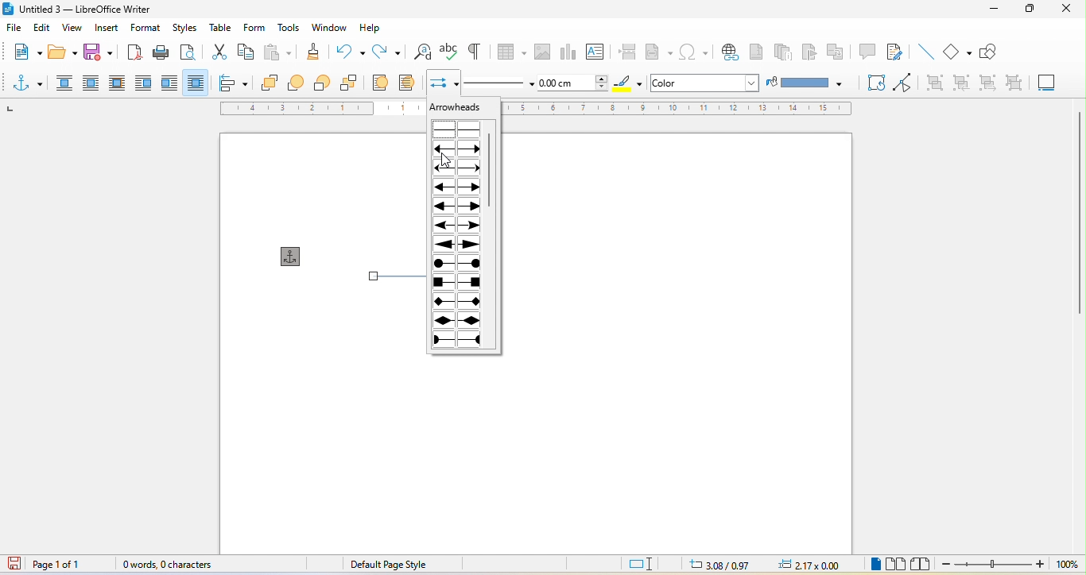  Describe the element at coordinates (374, 28) in the screenshot. I see `help` at that location.